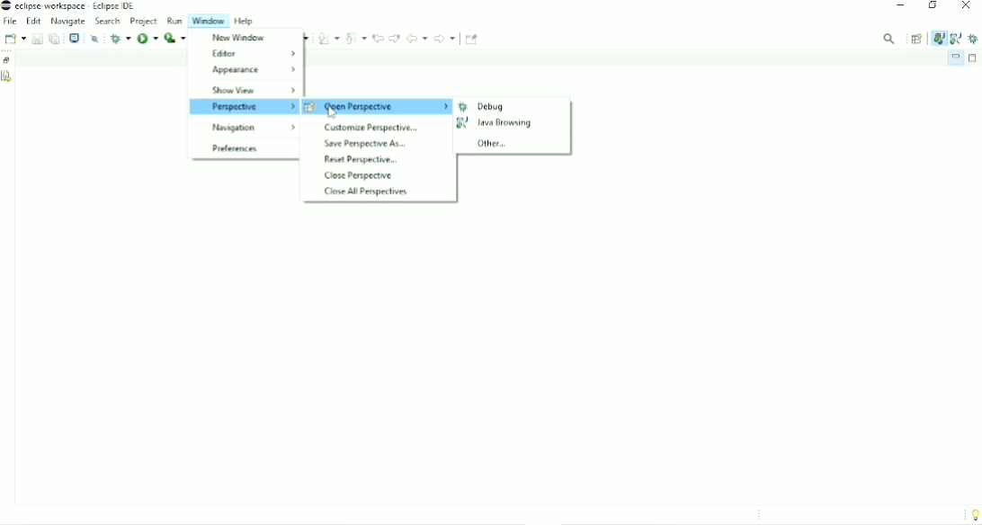 The height and width of the screenshot is (525, 982). What do you see at coordinates (956, 38) in the screenshot?
I see `Java Browsing` at bounding box center [956, 38].